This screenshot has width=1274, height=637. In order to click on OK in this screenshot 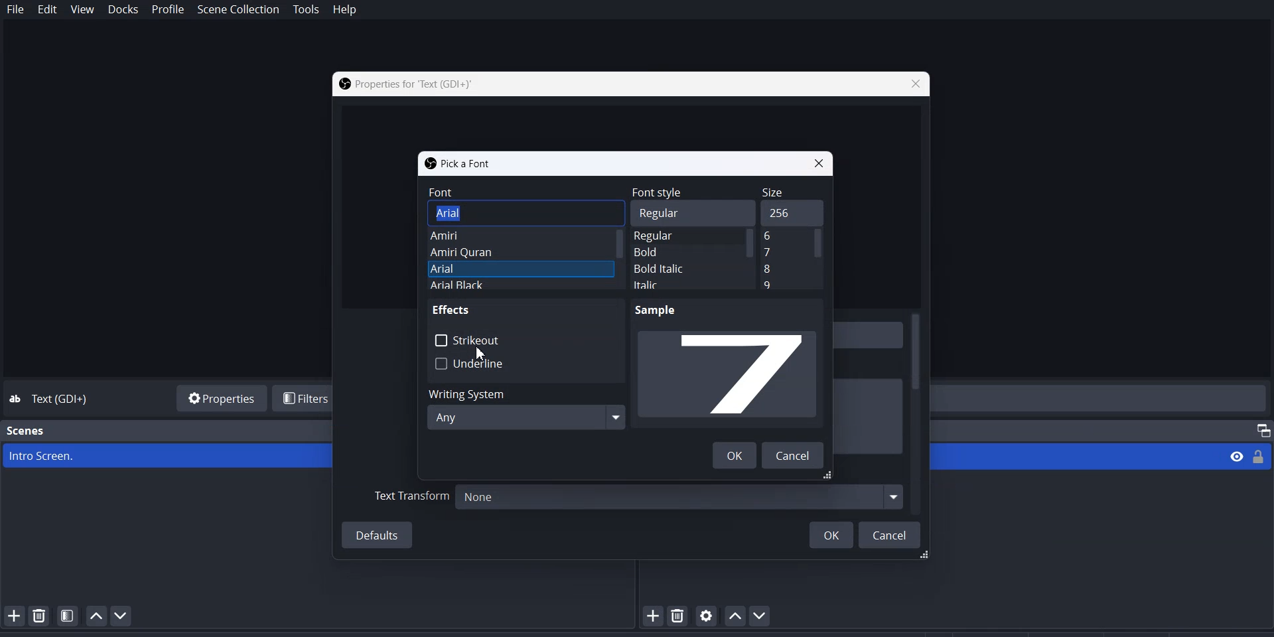, I will do `click(734, 455)`.